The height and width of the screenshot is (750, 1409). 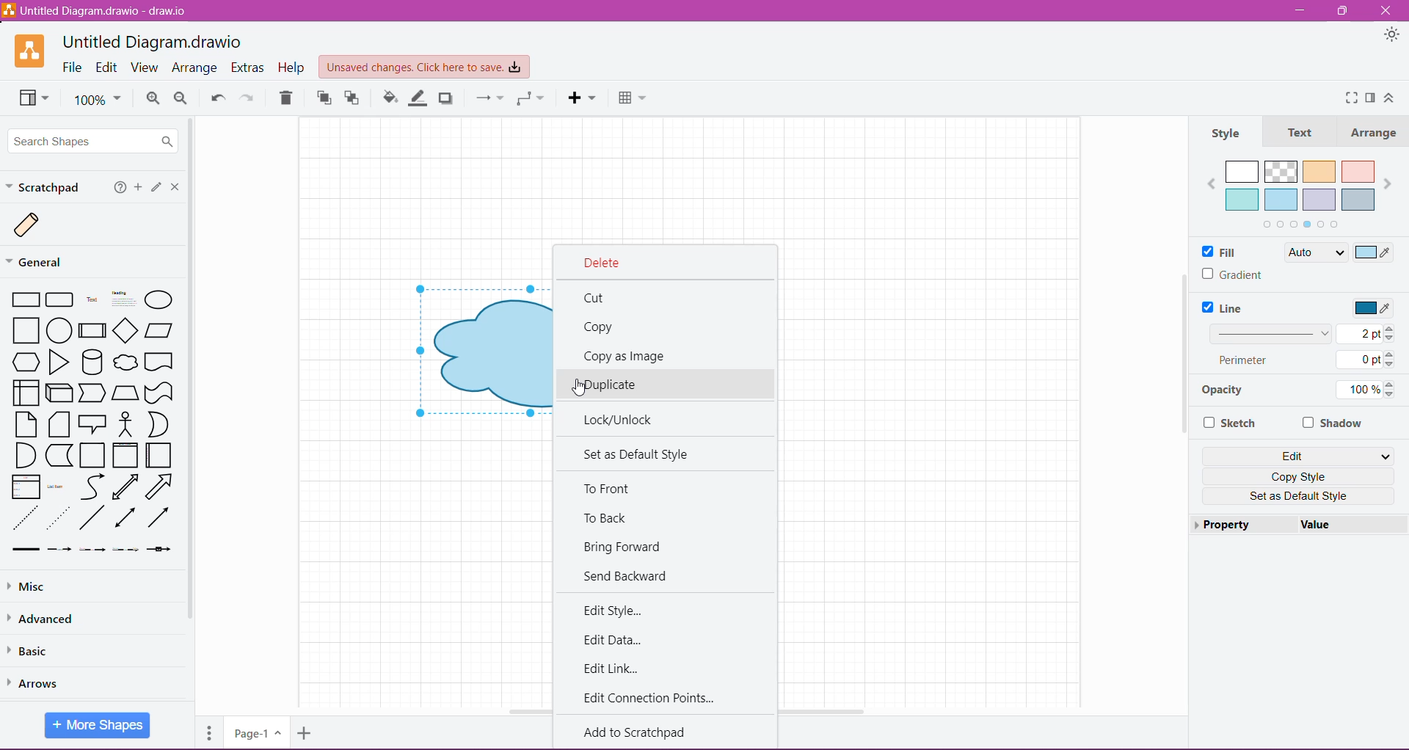 I want to click on Trash, so click(x=285, y=100).